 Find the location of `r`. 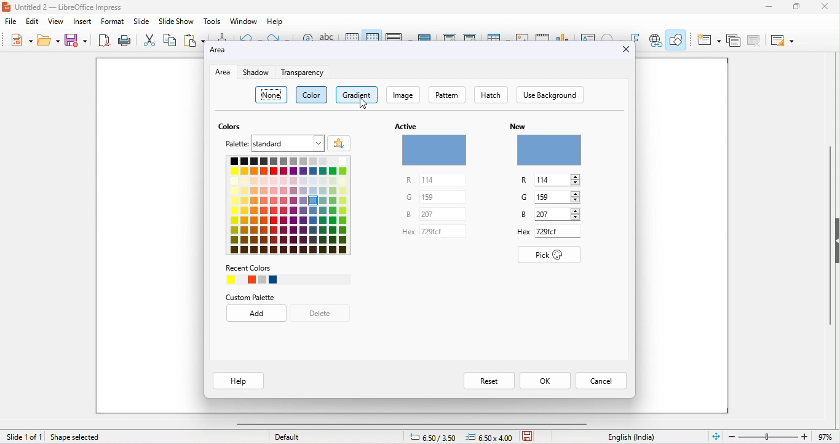

r is located at coordinates (527, 180).